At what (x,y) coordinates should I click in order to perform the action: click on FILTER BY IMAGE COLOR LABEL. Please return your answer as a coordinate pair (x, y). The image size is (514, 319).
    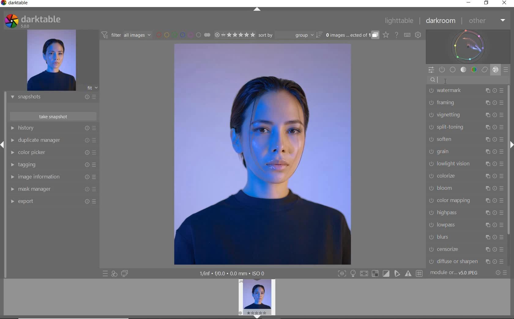
    Looking at the image, I should click on (183, 35).